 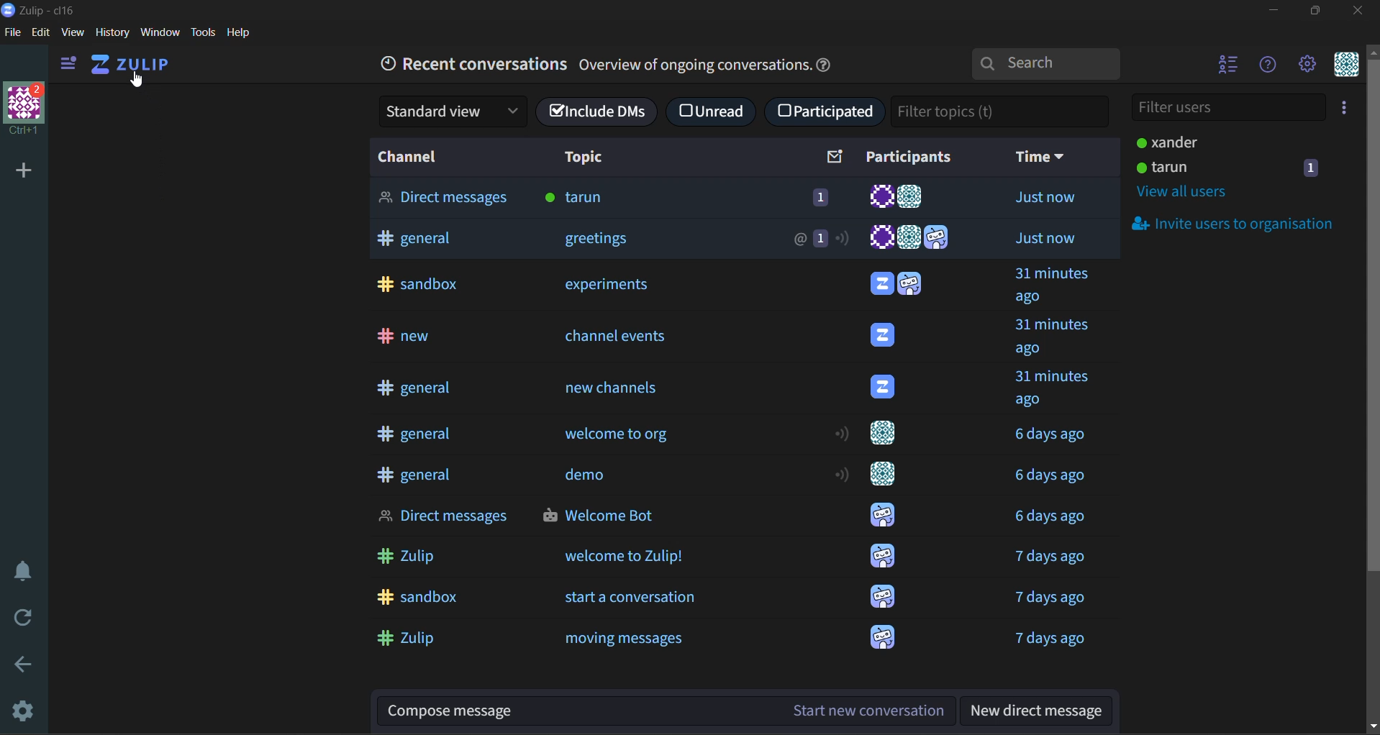 What do you see at coordinates (13, 33) in the screenshot?
I see `file` at bounding box center [13, 33].